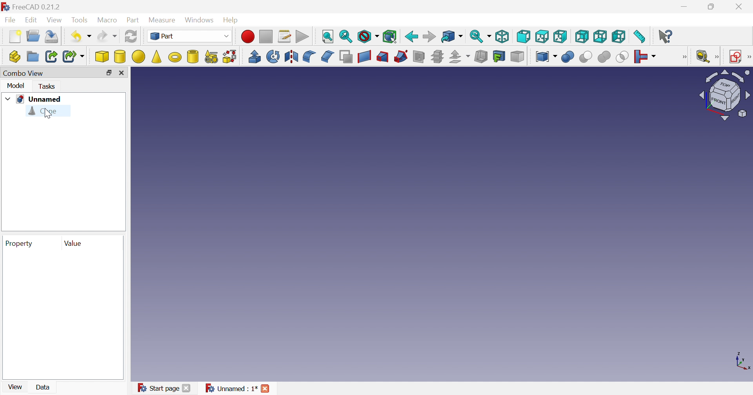  What do you see at coordinates (273, 56) in the screenshot?
I see `Revolve` at bounding box center [273, 56].